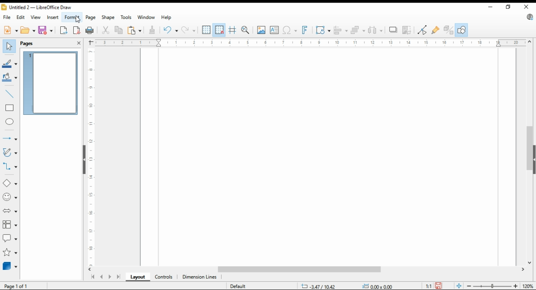  Describe the element at coordinates (10, 252) in the screenshot. I see `stars and banners` at that location.